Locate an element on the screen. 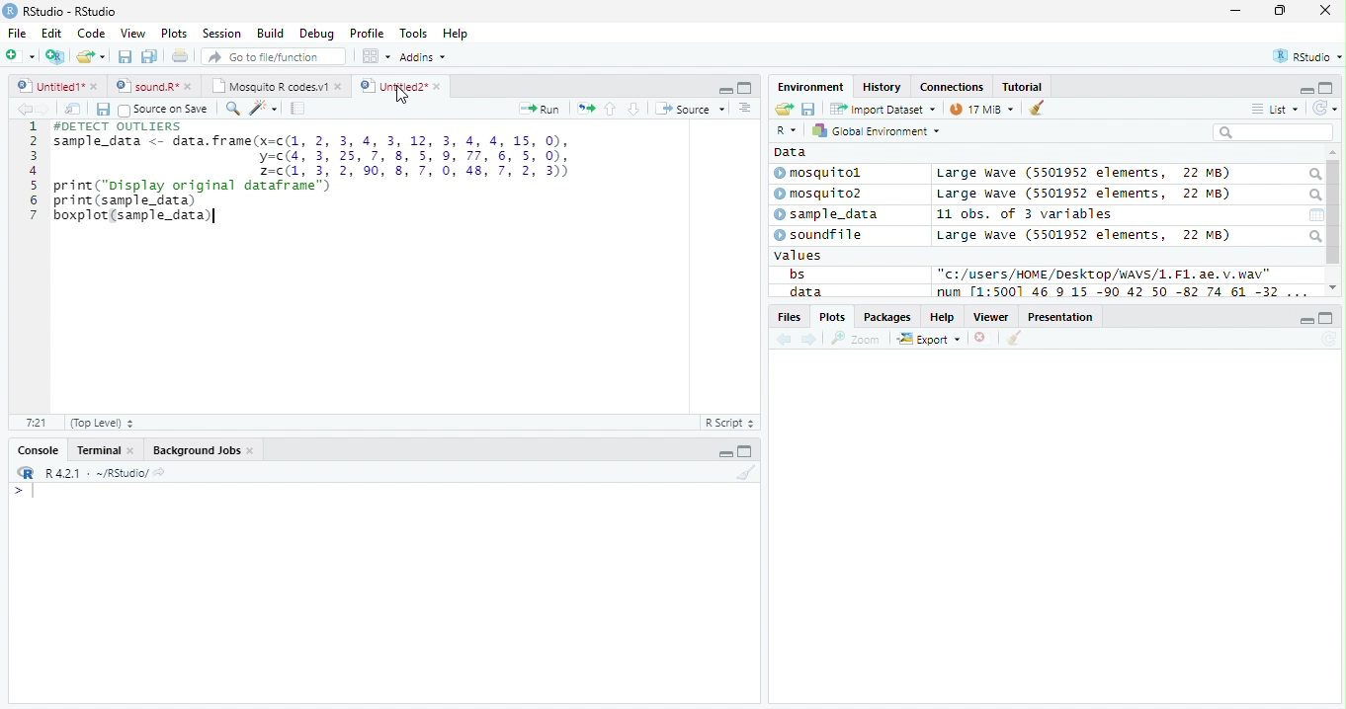 The width and height of the screenshot is (1346, 709). Tools is located at coordinates (413, 35).